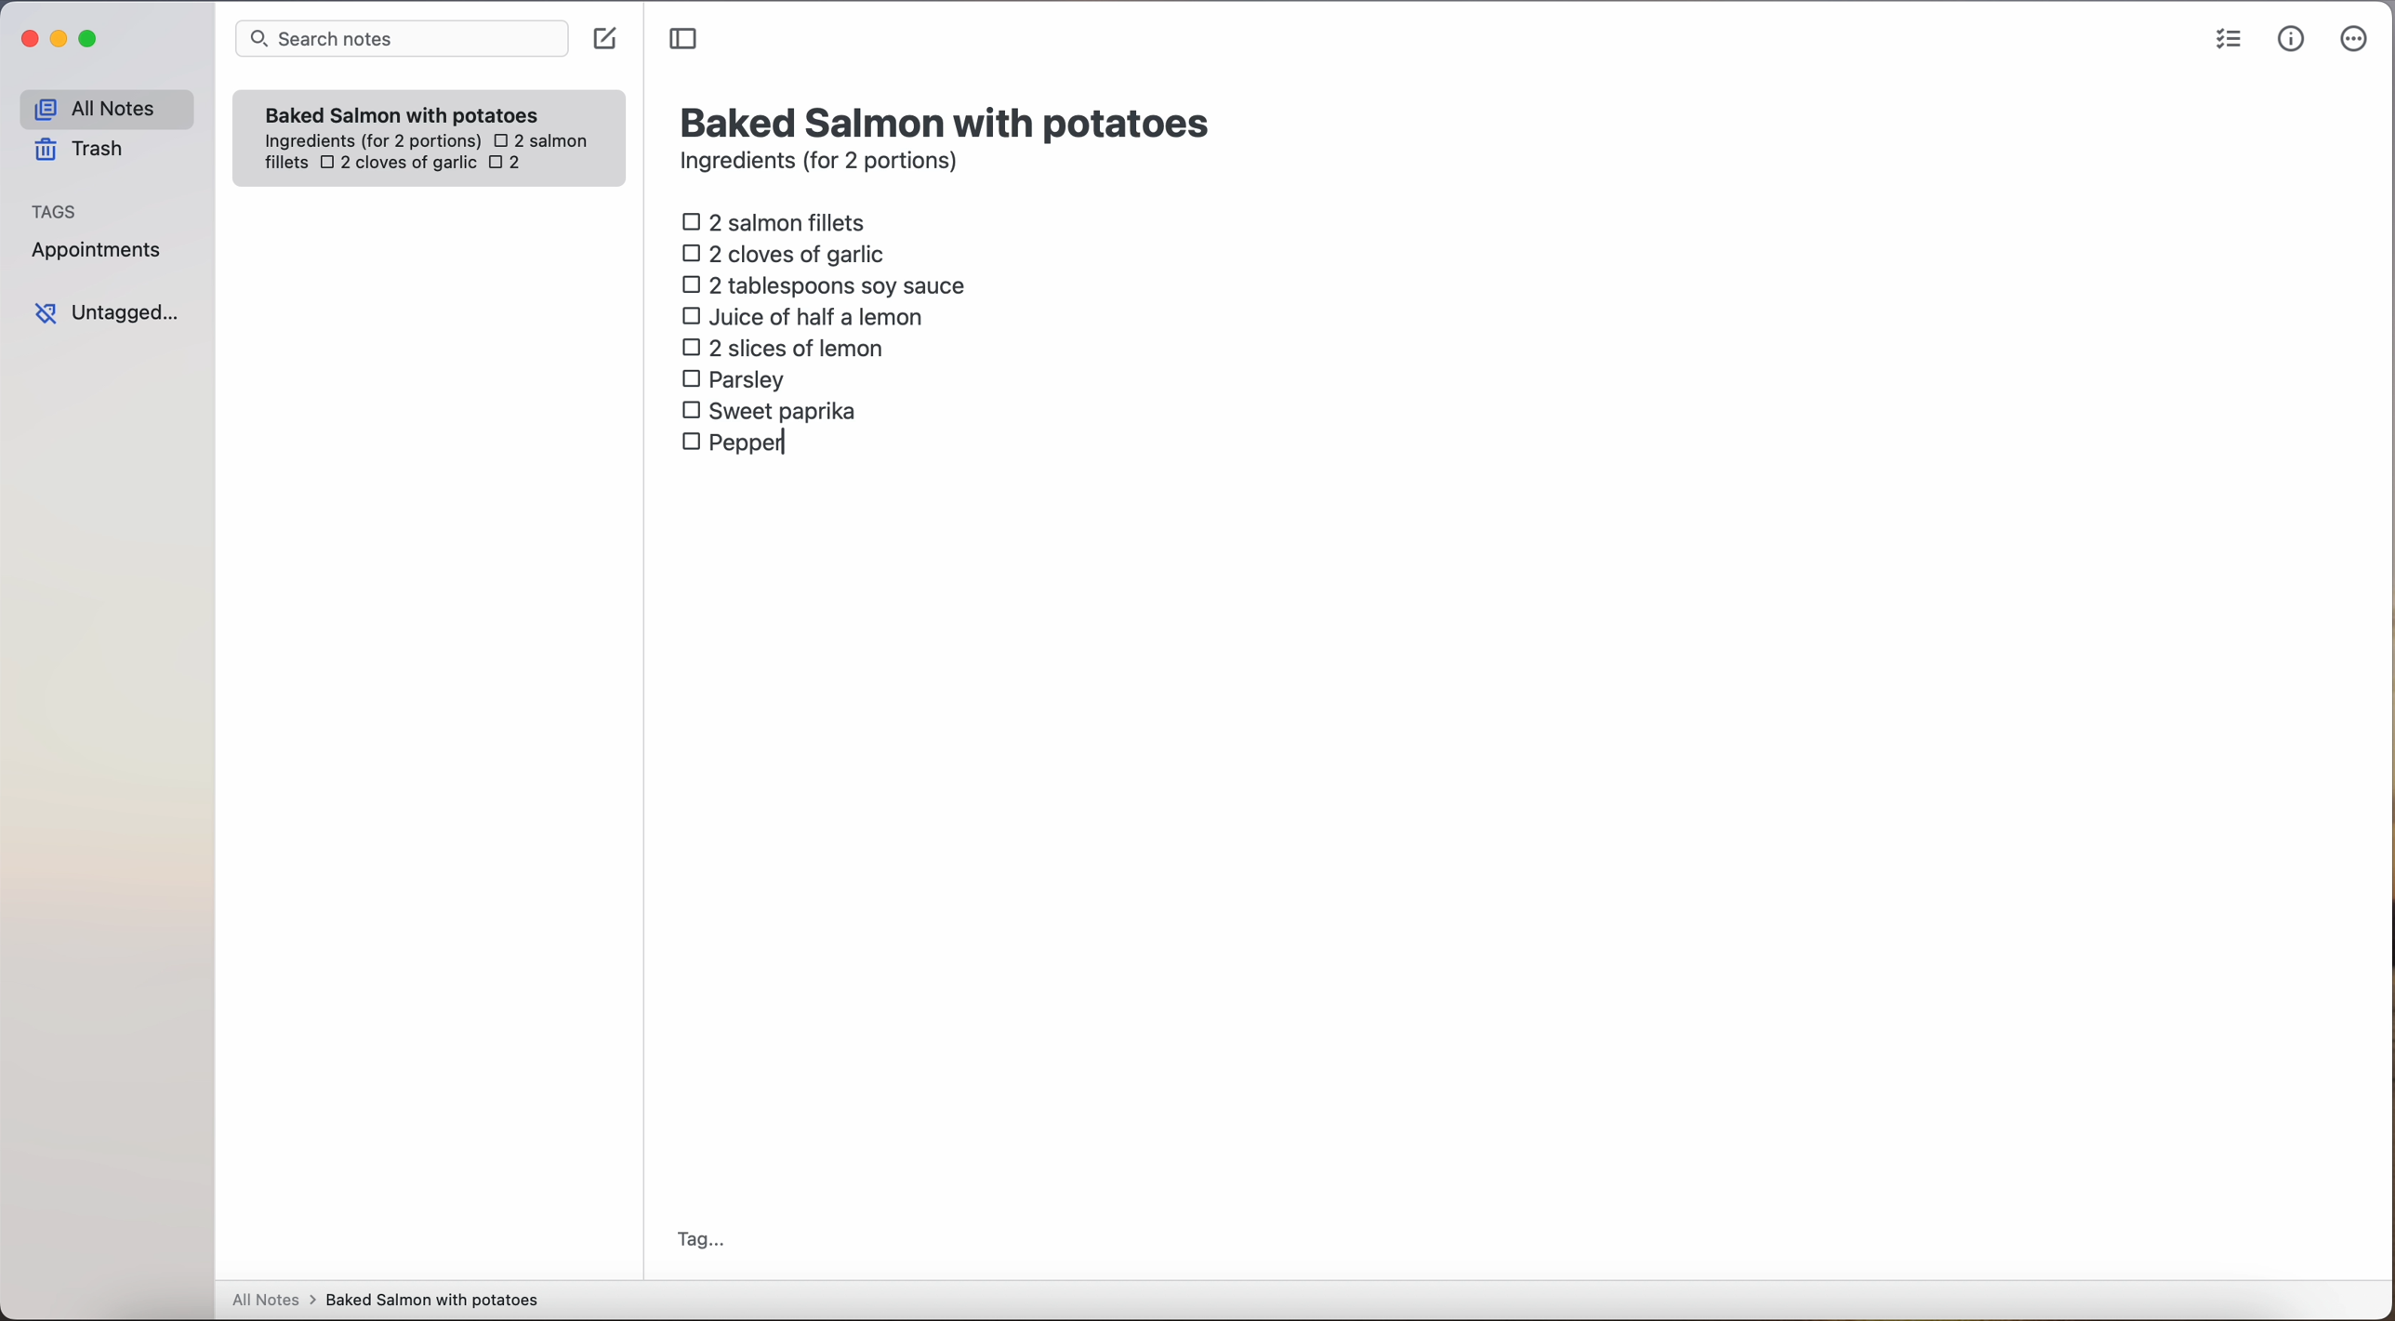  What do you see at coordinates (788, 251) in the screenshot?
I see `2 cloves of garlic` at bounding box center [788, 251].